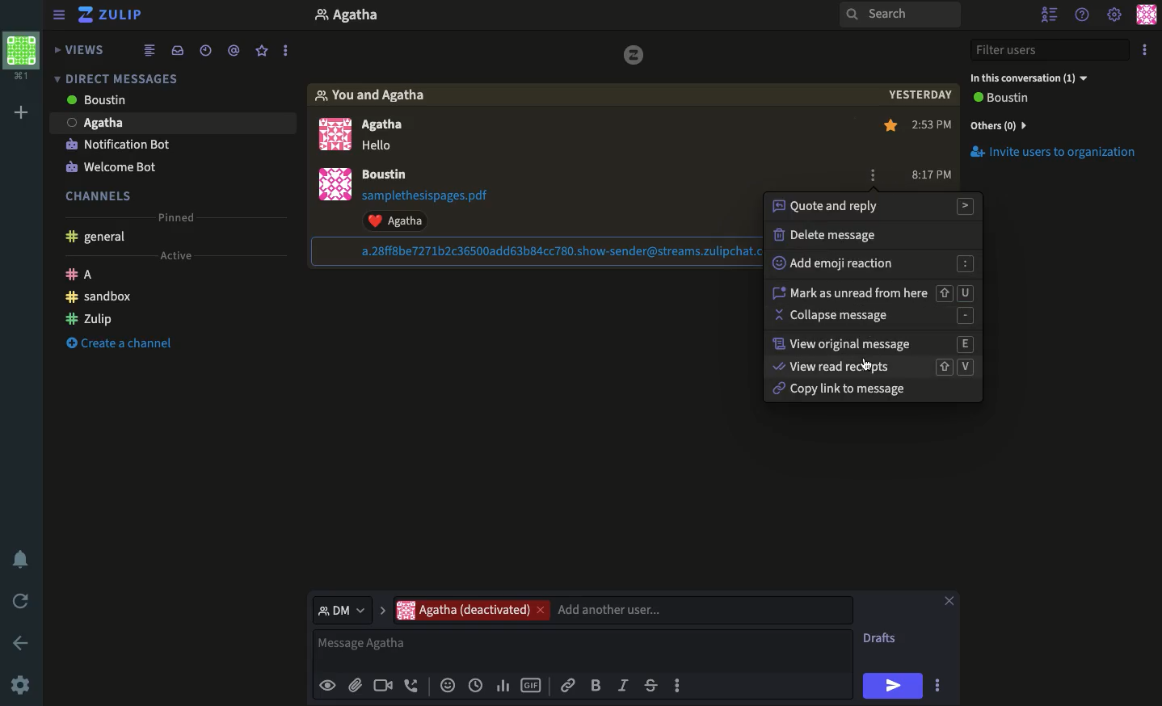  Describe the element at coordinates (478, 685) in the screenshot. I see `Add global time` at that location.